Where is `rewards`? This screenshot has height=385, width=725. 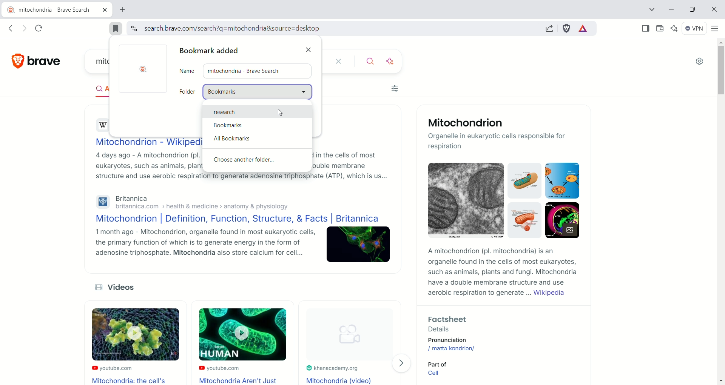 rewards is located at coordinates (583, 29).